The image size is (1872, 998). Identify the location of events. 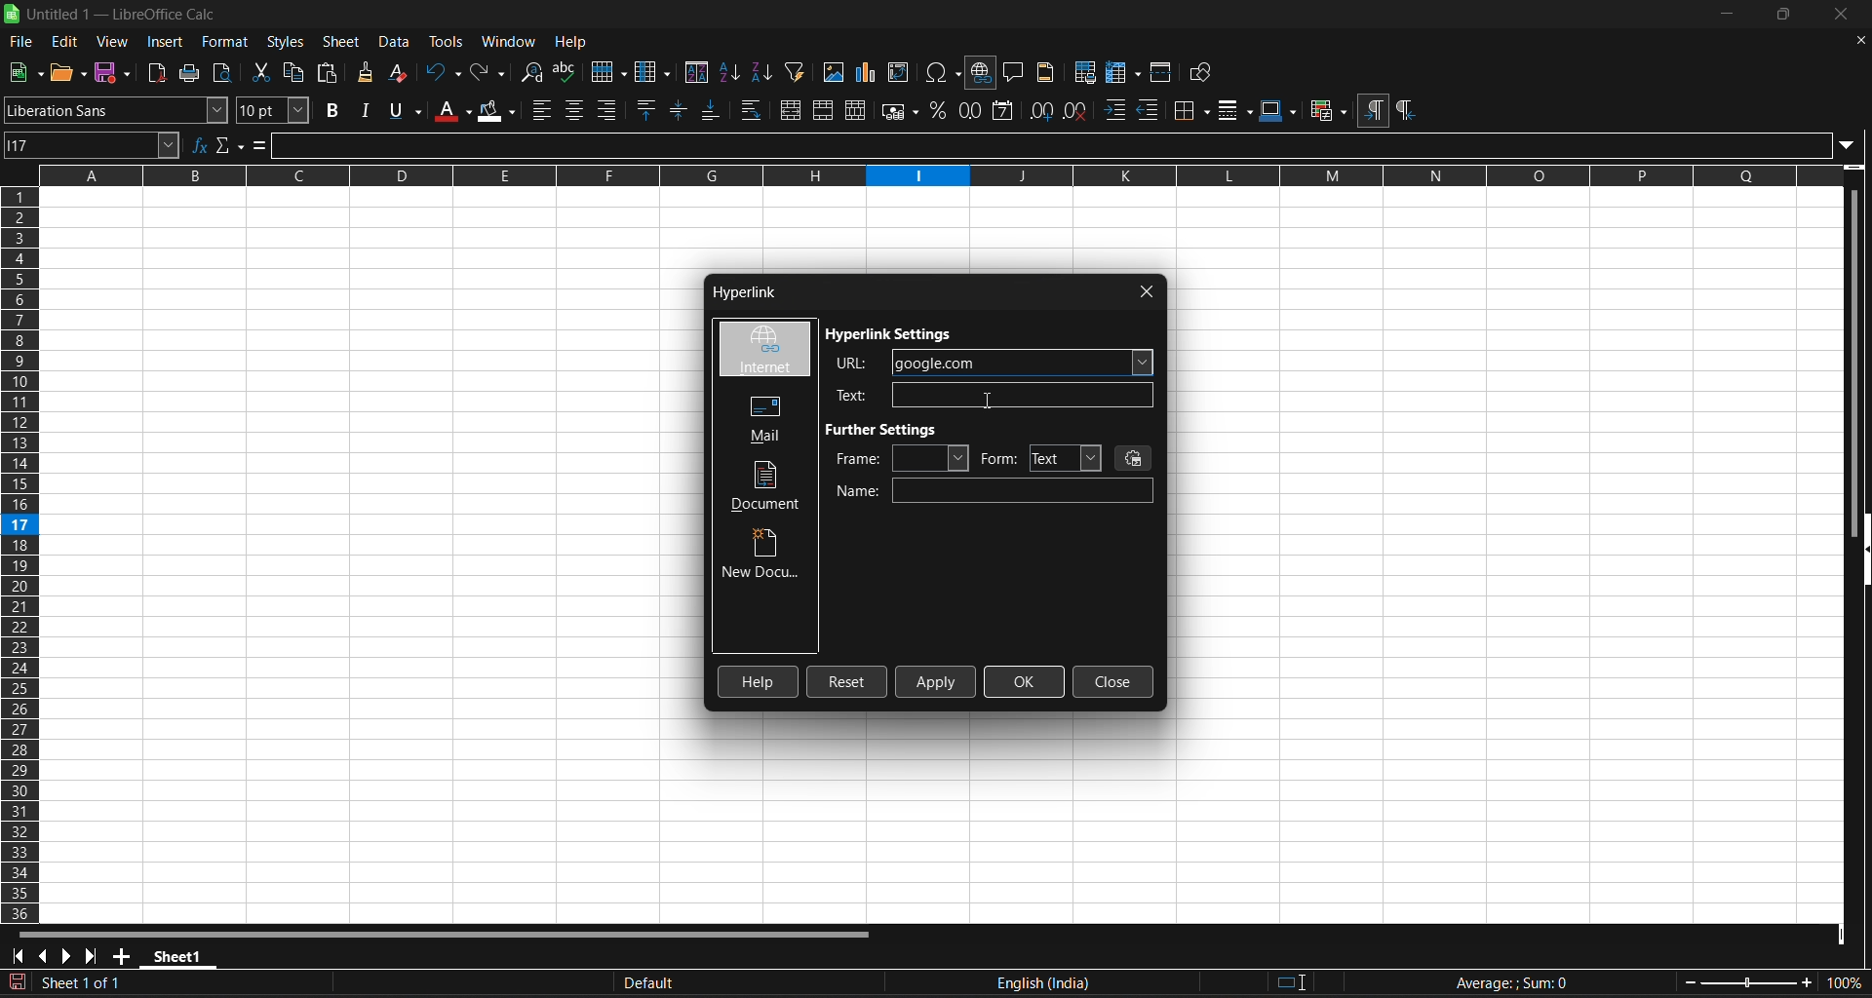
(1135, 457).